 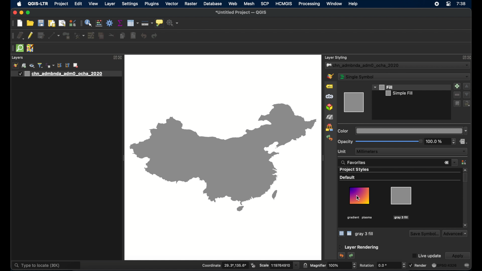 I want to click on close, so click(x=15, y=13).